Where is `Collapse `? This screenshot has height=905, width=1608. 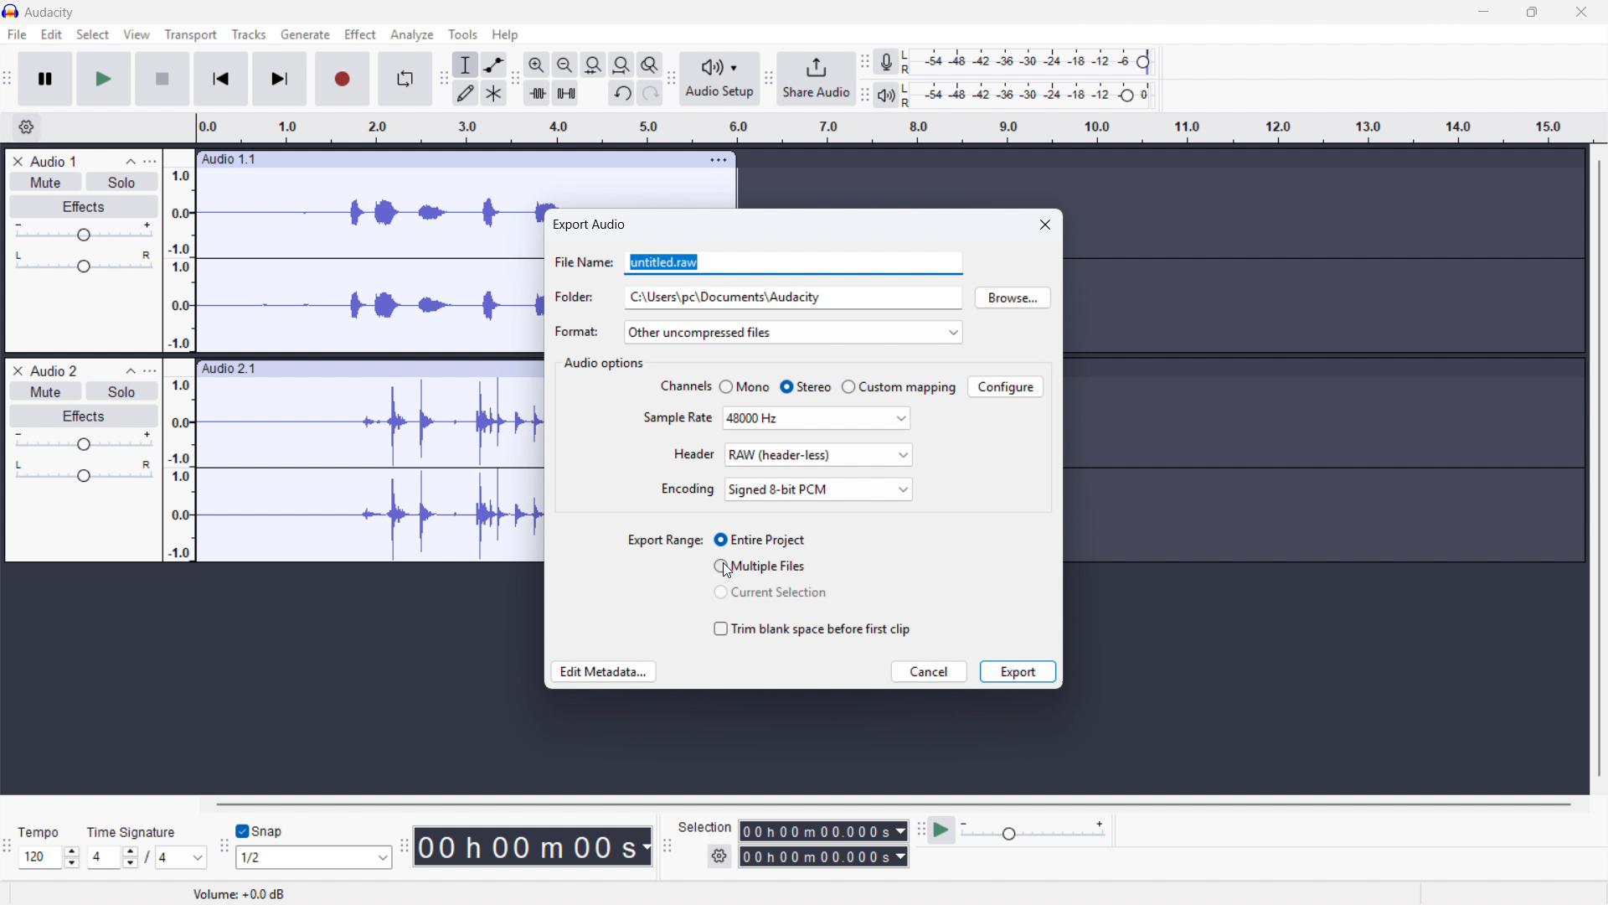 Collapse  is located at coordinates (127, 370).